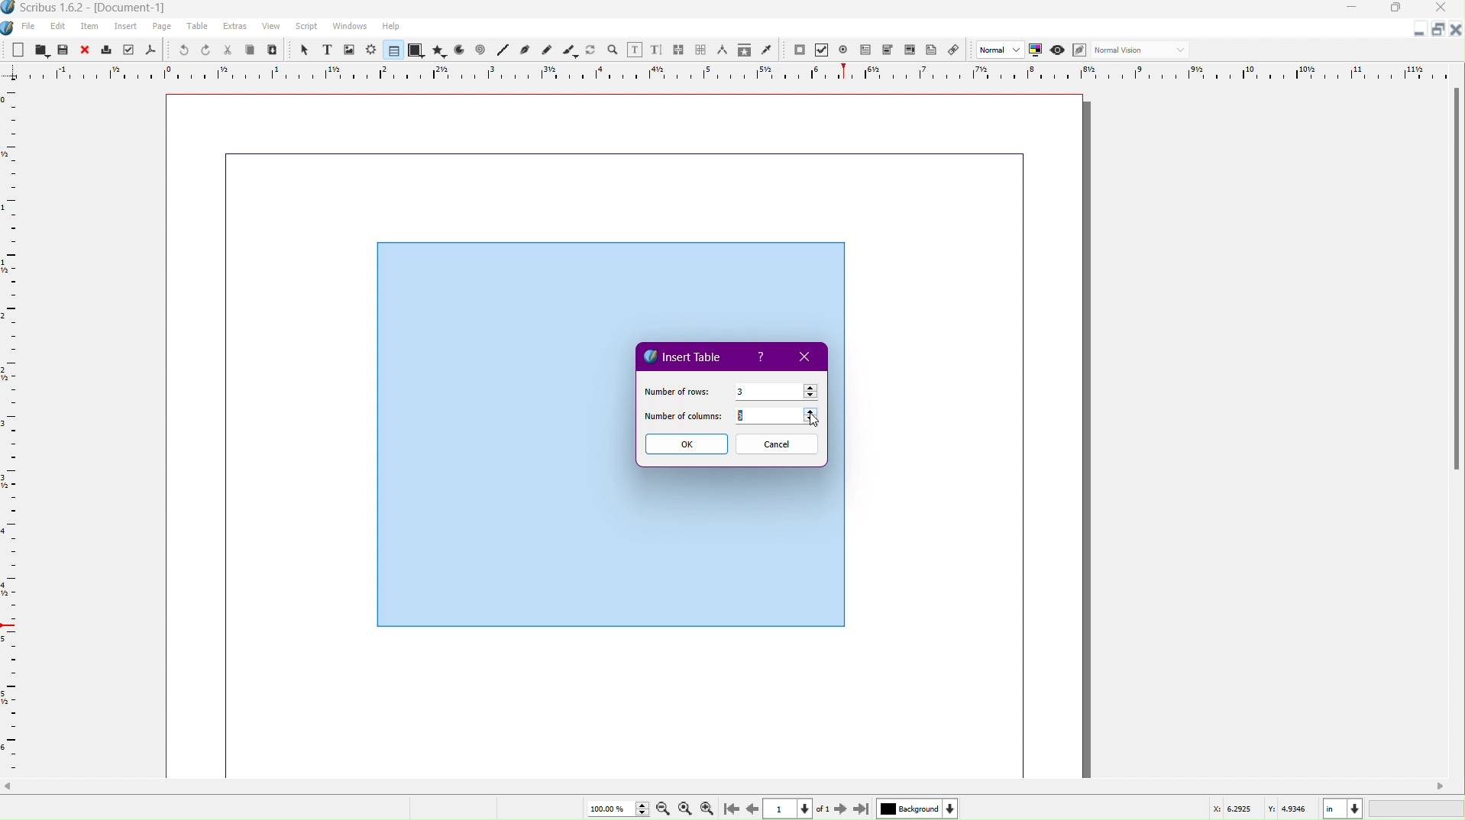  What do you see at coordinates (150, 50) in the screenshot?
I see `Save as PDF` at bounding box center [150, 50].